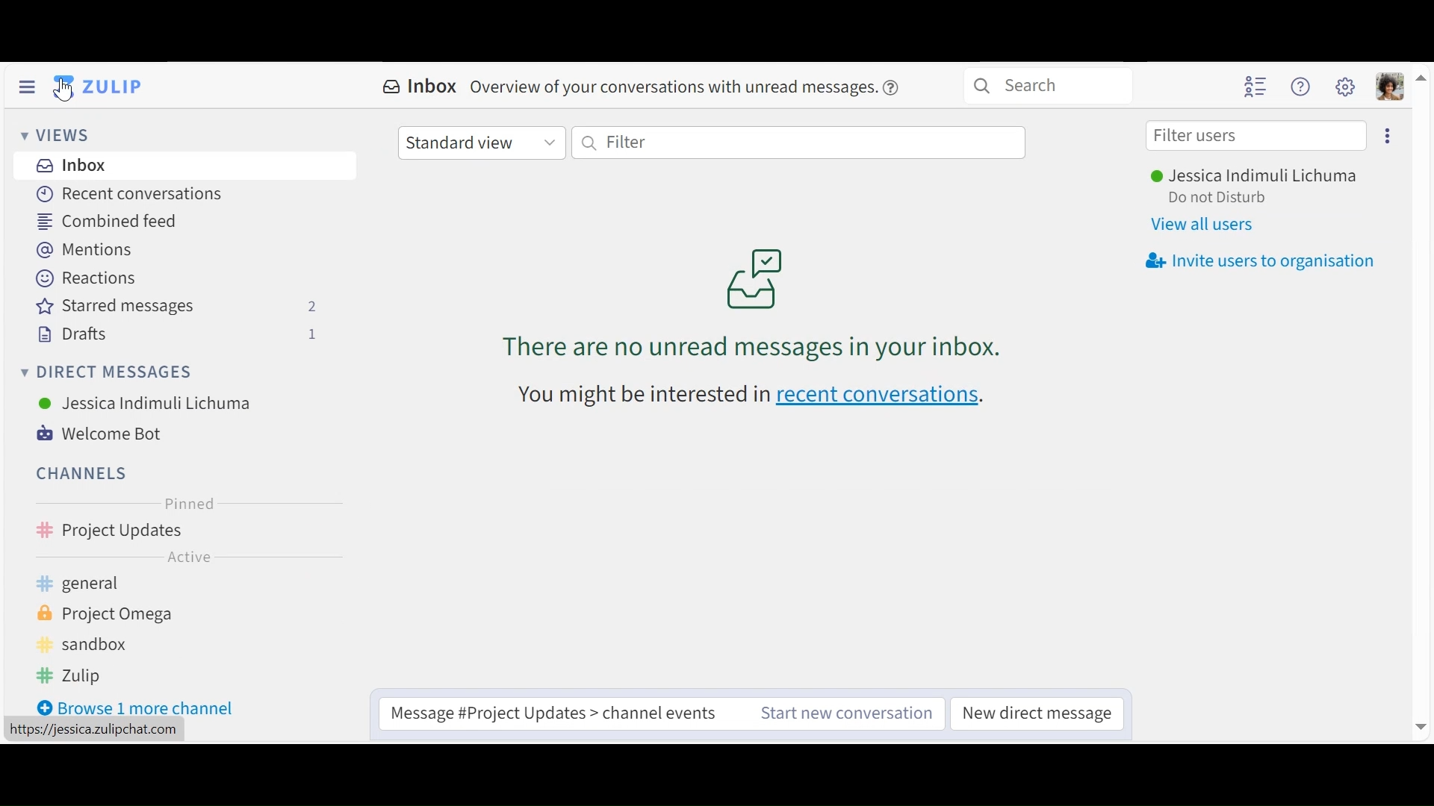  I want to click on Standard View, so click(483, 144).